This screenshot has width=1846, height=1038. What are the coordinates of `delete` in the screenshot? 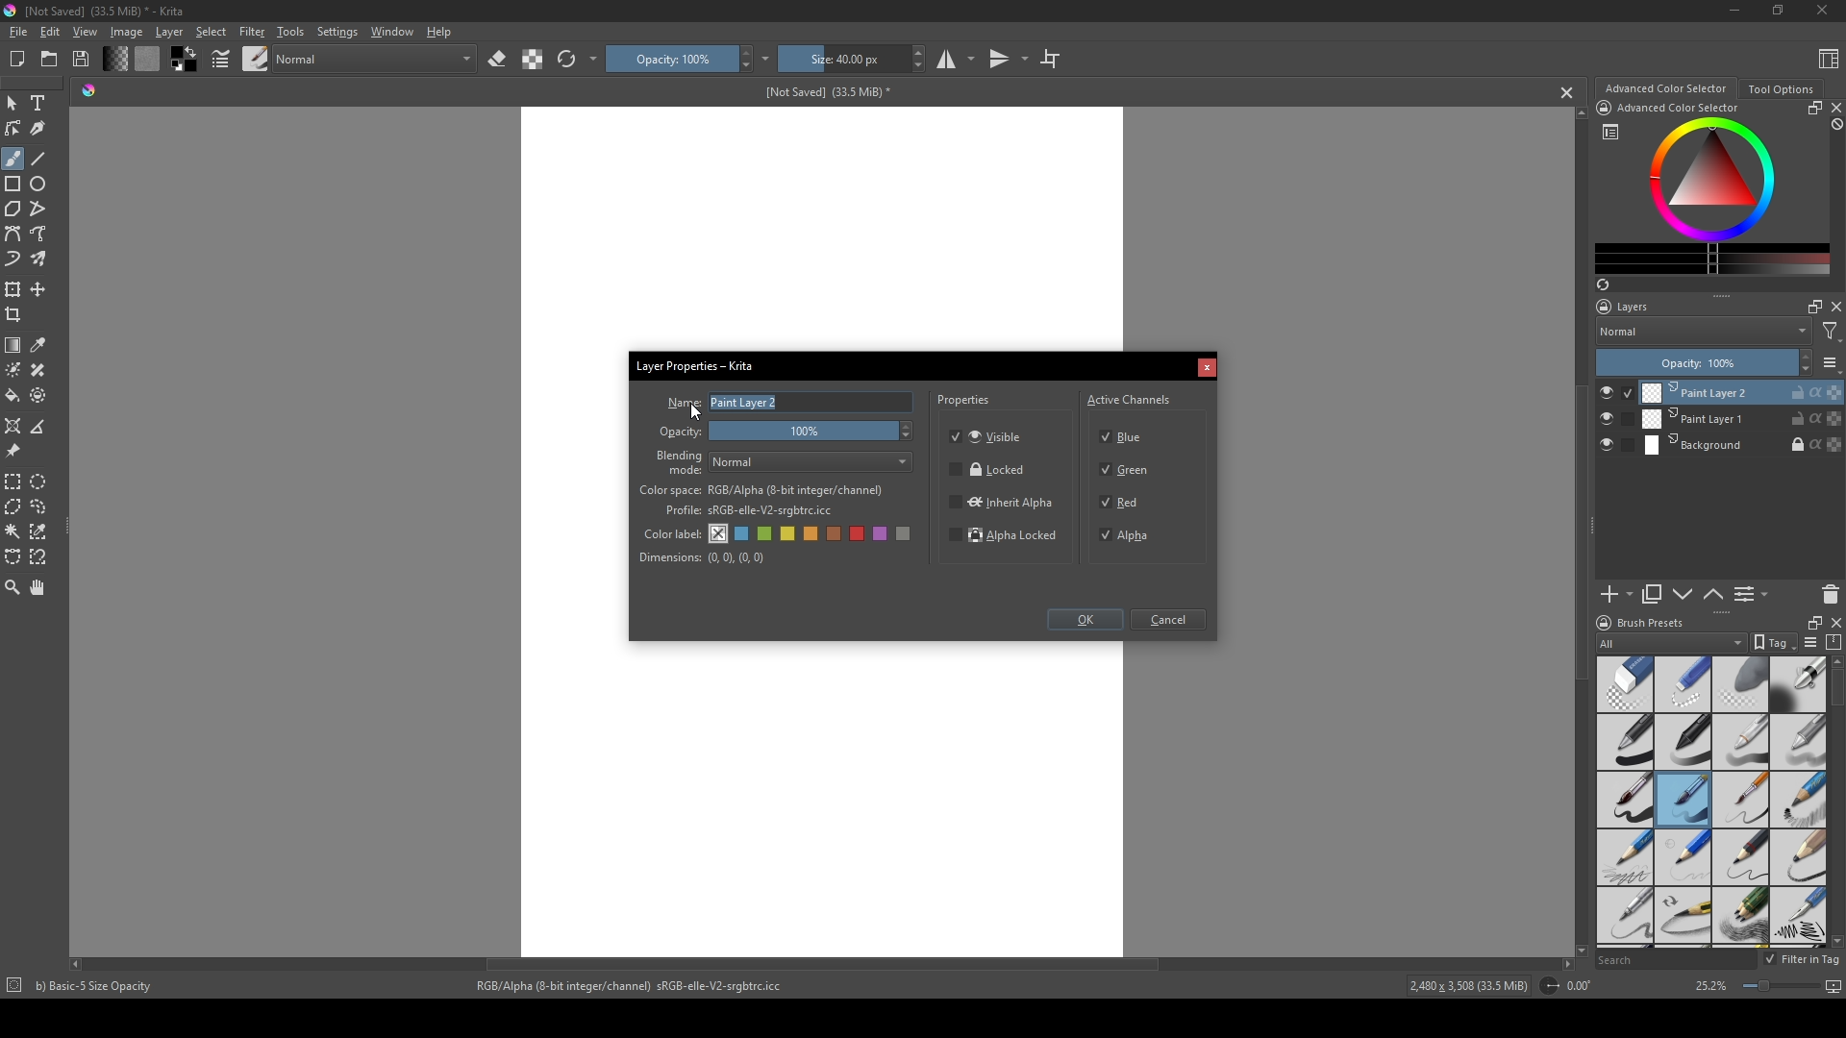 It's located at (1831, 594).